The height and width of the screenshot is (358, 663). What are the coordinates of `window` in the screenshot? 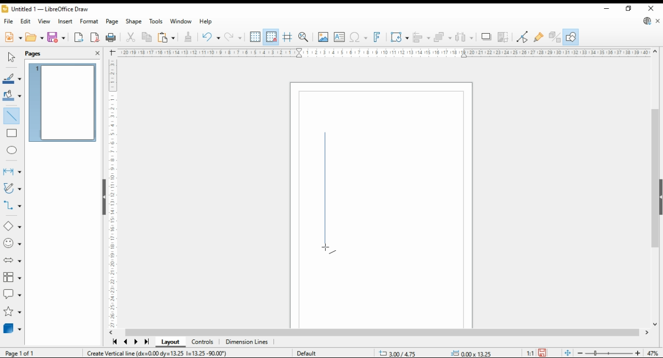 It's located at (180, 22).